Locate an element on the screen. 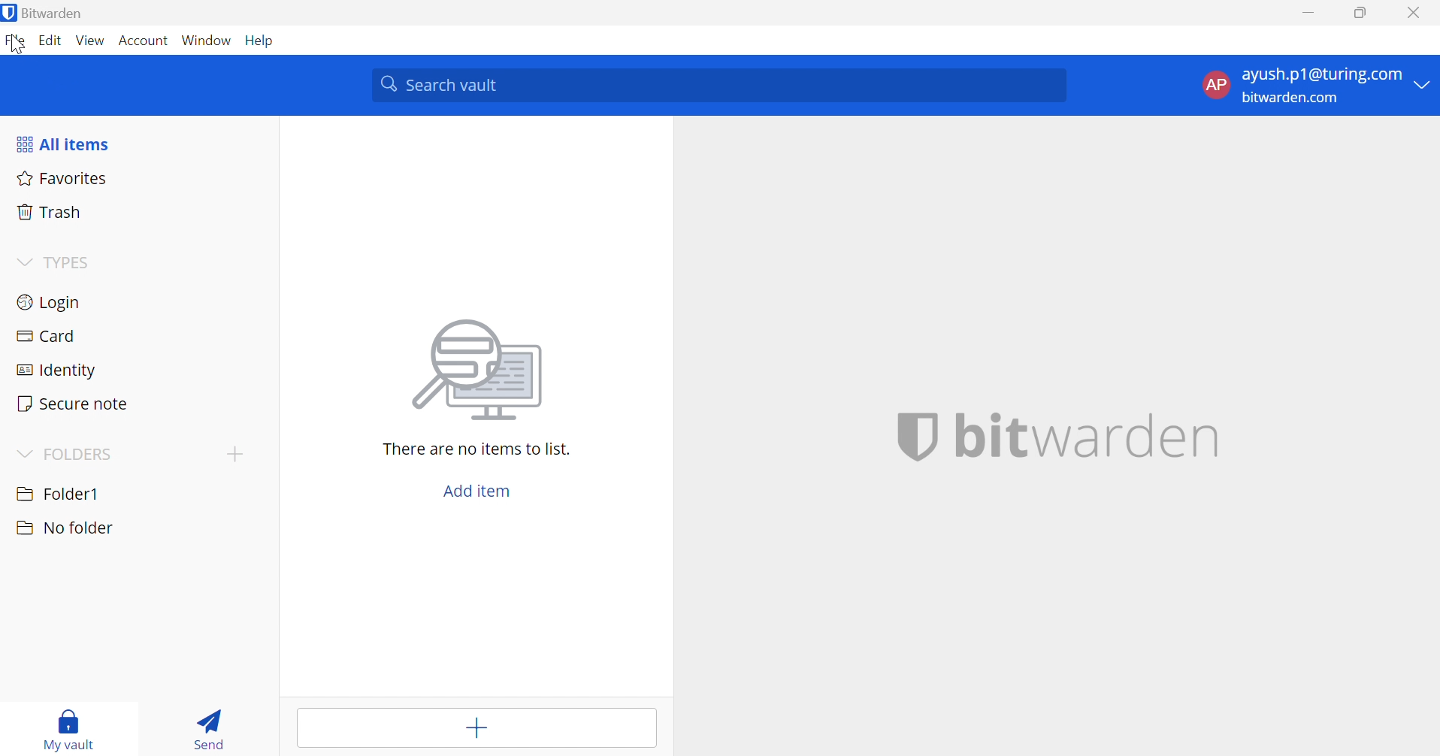  Add item is located at coordinates (474, 728).